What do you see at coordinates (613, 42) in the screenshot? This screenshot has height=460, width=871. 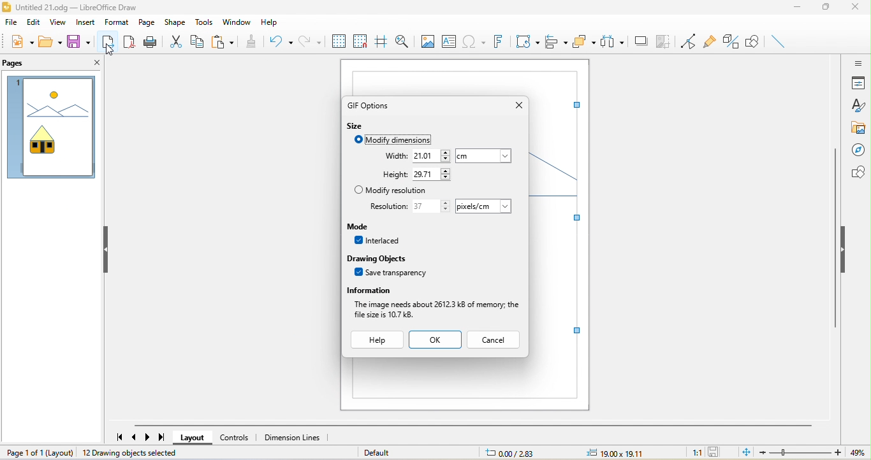 I see `select atleast three objects to distribute` at bounding box center [613, 42].